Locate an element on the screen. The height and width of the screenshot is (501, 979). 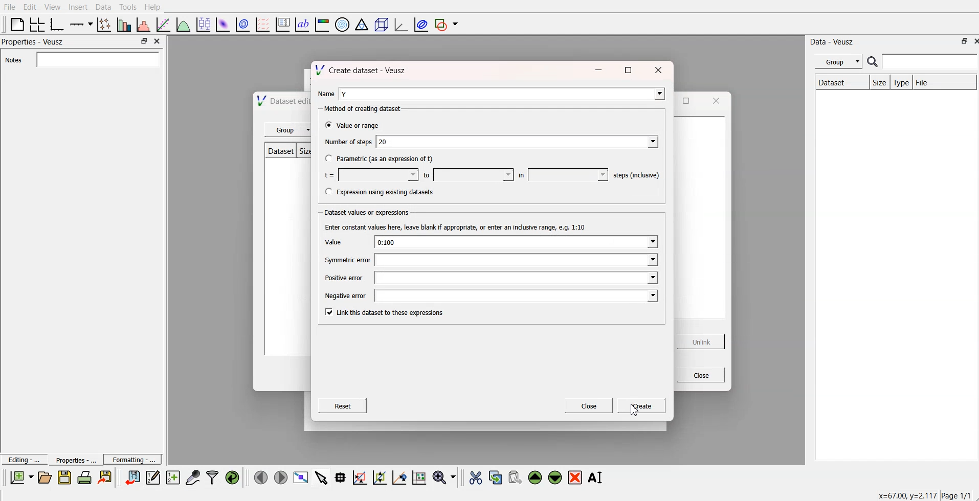
0:100 is located at coordinates (515, 243).